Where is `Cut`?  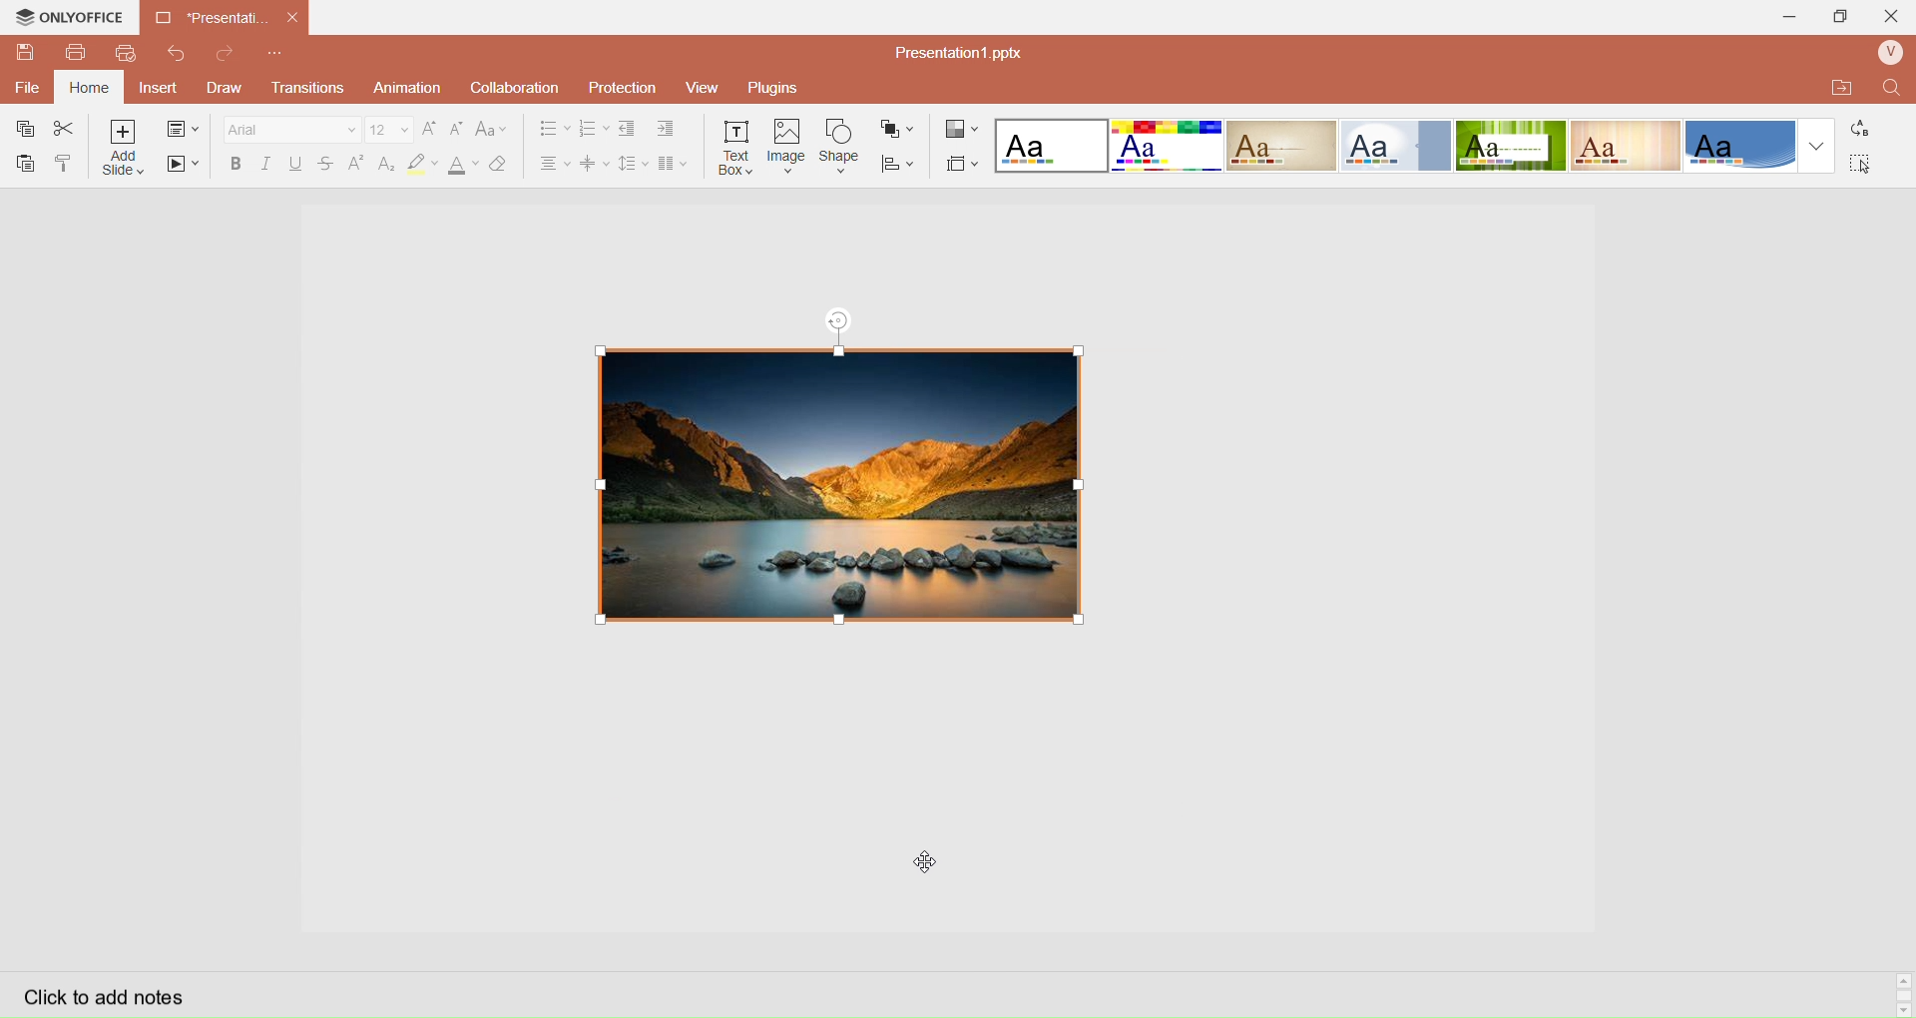
Cut is located at coordinates (62, 128).